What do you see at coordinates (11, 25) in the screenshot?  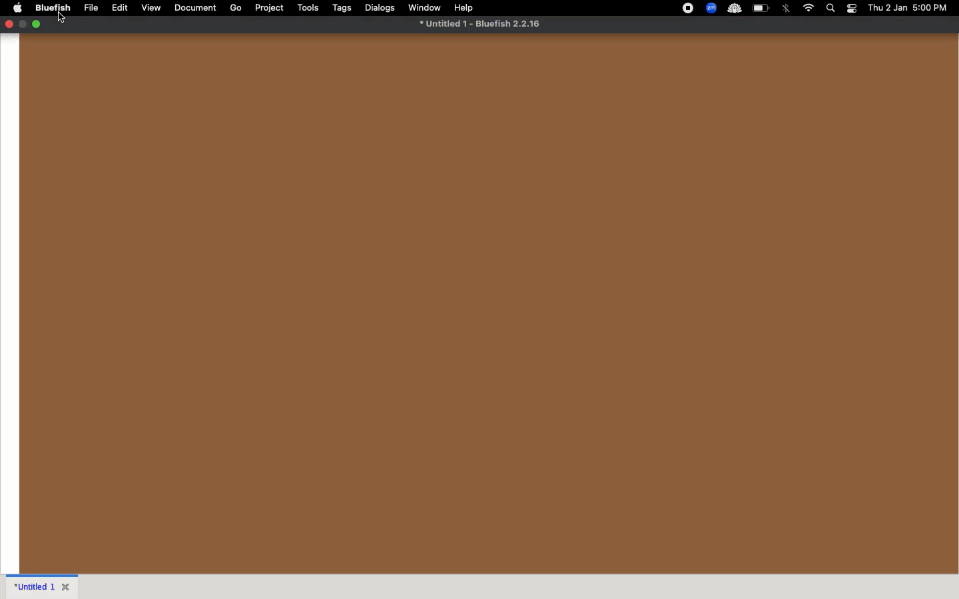 I see `close` at bounding box center [11, 25].